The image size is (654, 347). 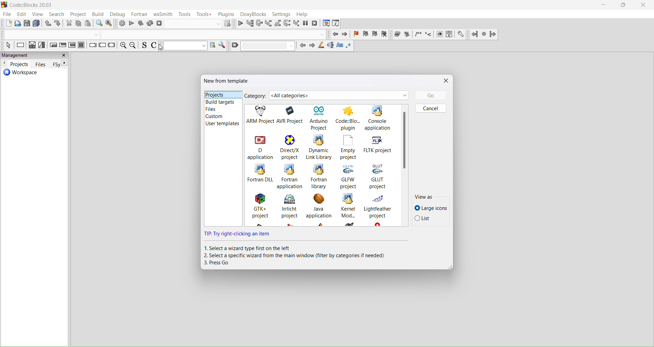 What do you see at coordinates (326, 23) in the screenshot?
I see `debugging windows` at bounding box center [326, 23].